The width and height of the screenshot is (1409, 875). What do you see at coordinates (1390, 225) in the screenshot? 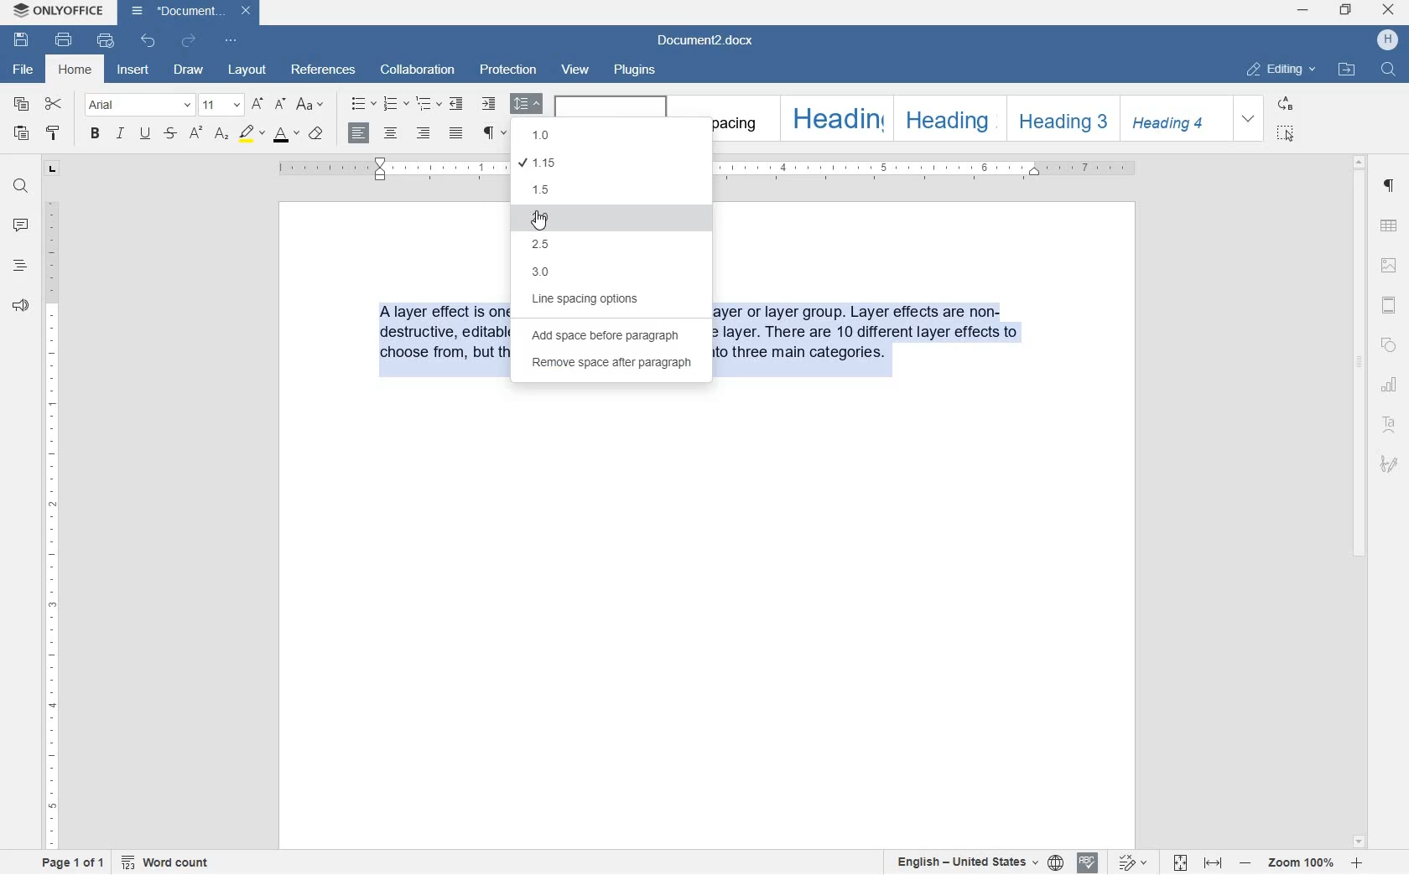
I see `table` at bounding box center [1390, 225].